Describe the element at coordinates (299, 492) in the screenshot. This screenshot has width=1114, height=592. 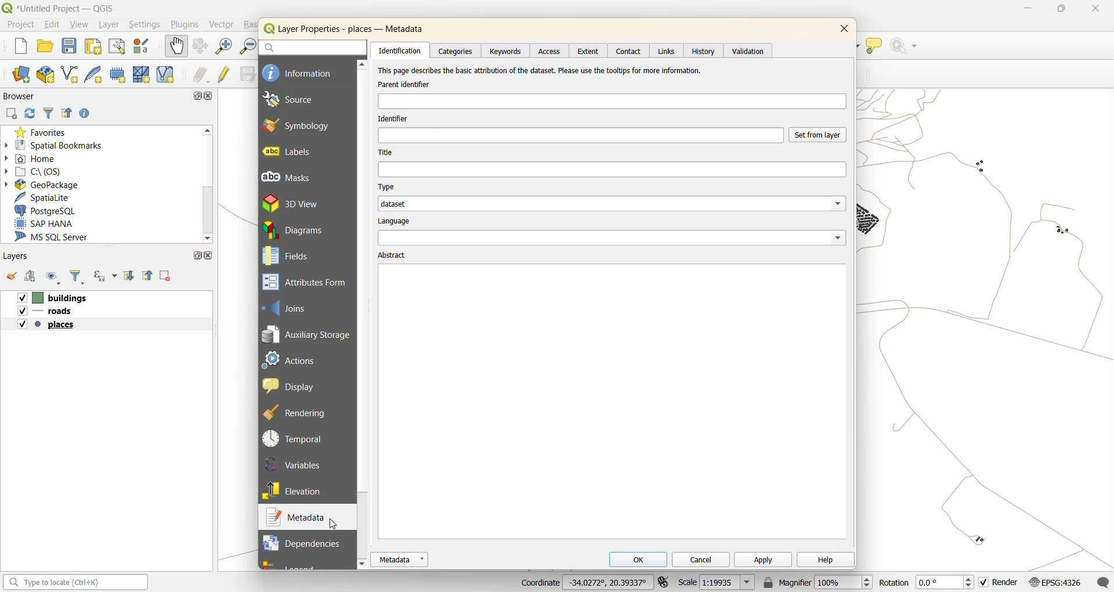
I see `elevation` at that location.